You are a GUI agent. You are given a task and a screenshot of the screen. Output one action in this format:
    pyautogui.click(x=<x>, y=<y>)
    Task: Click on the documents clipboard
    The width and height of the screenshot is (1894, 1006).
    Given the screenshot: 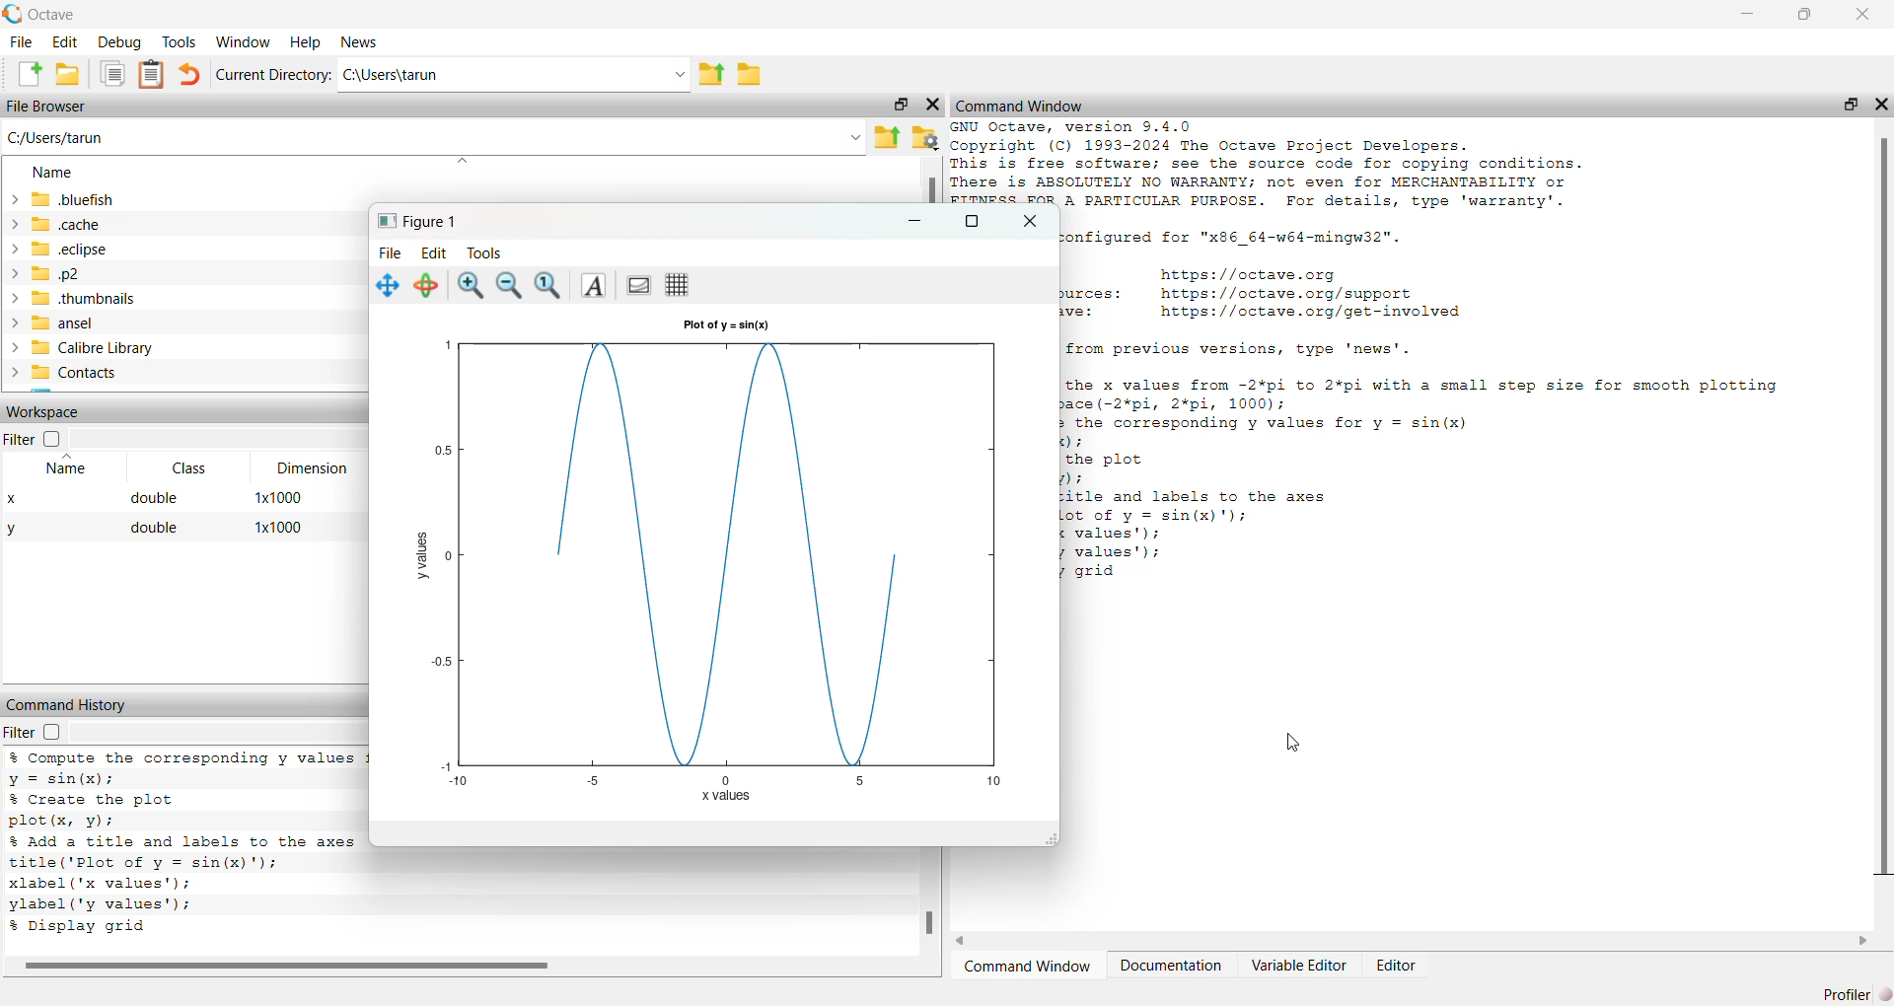 What is the action you would take?
    pyautogui.click(x=151, y=73)
    